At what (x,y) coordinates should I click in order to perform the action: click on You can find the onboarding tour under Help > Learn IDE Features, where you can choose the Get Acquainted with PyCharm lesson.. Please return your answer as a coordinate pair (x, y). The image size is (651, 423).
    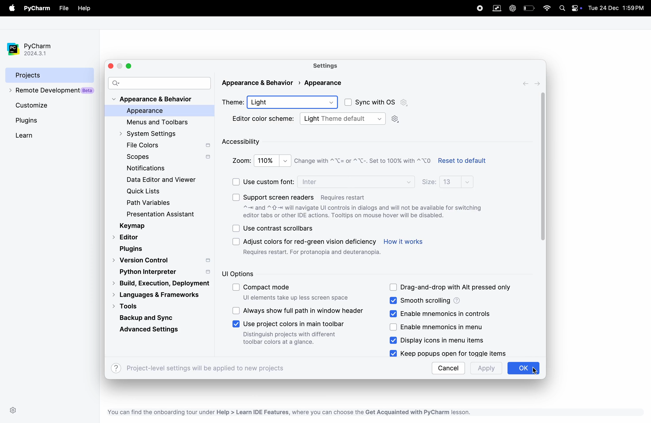
    Looking at the image, I should click on (300, 412).